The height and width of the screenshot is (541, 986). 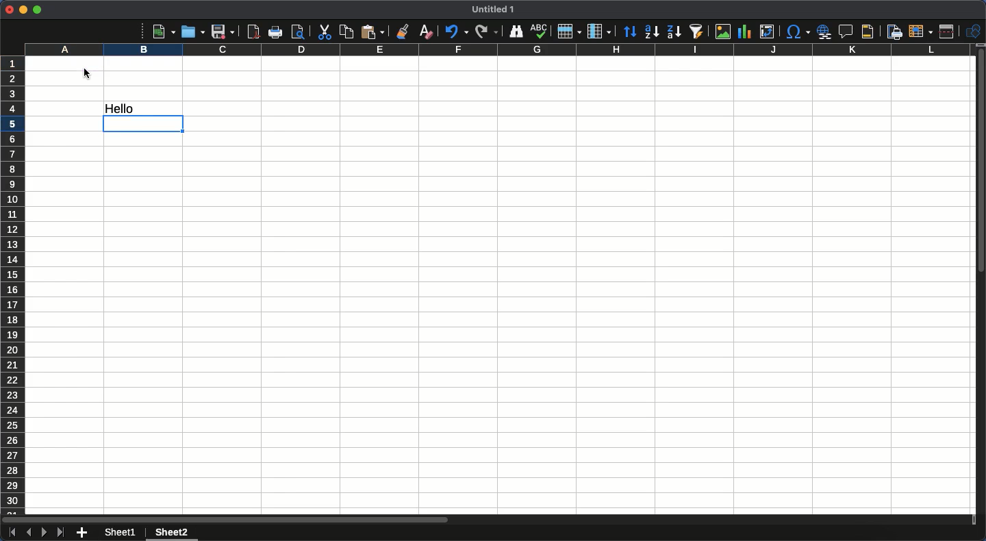 What do you see at coordinates (539, 32) in the screenshot?
I see `Spelling` at bounding box center [539, 32].